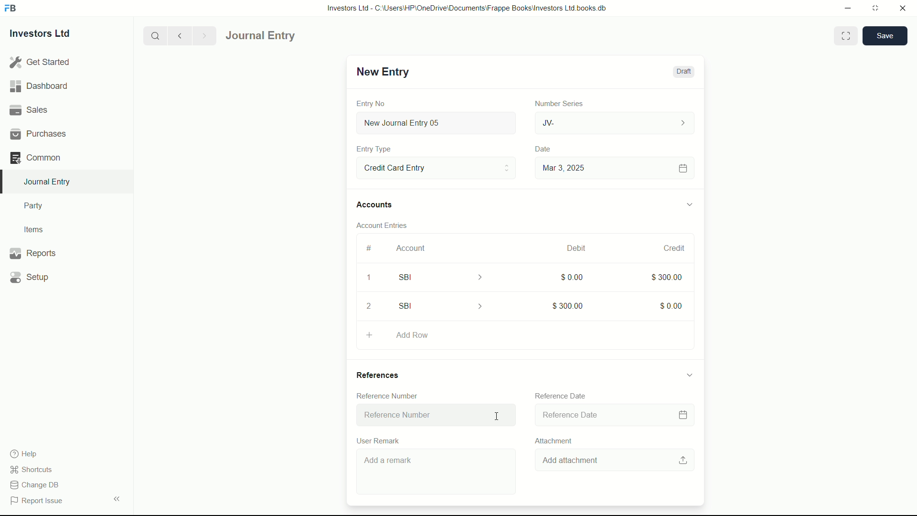 Image resolution: width=917 pixels, height=516 pixels. I want to click on Mar 3, 2025, so click(613, 168).